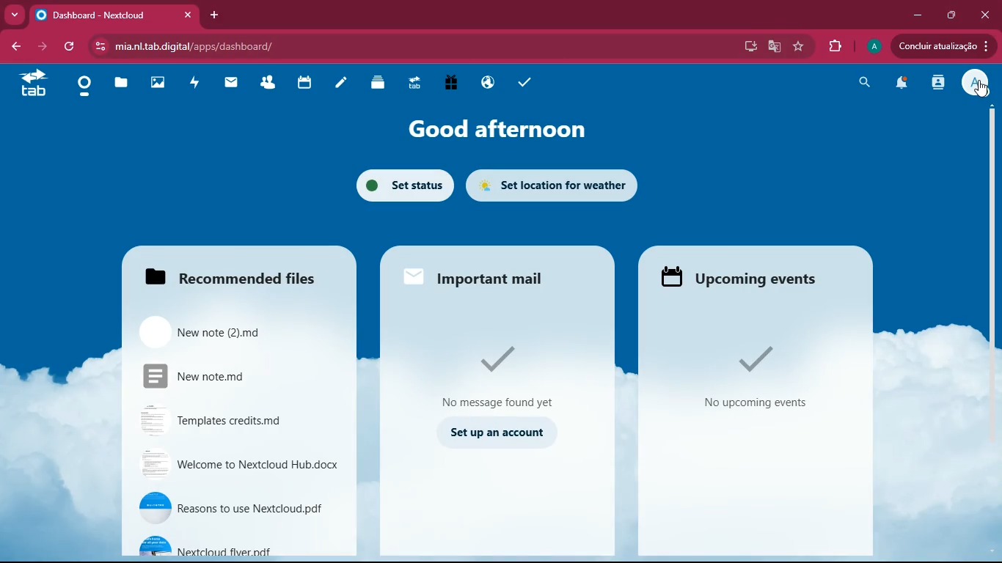  Describe the element at coordinates (42, 48) in the screenshot. I see `back` at that location.